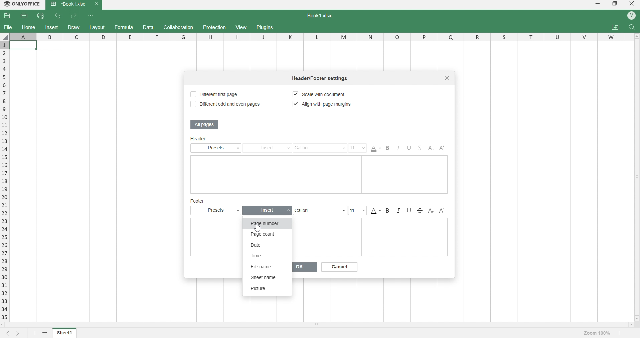 This screenshot has width=640, height=338. I want to click on move left, so click(4, 325).